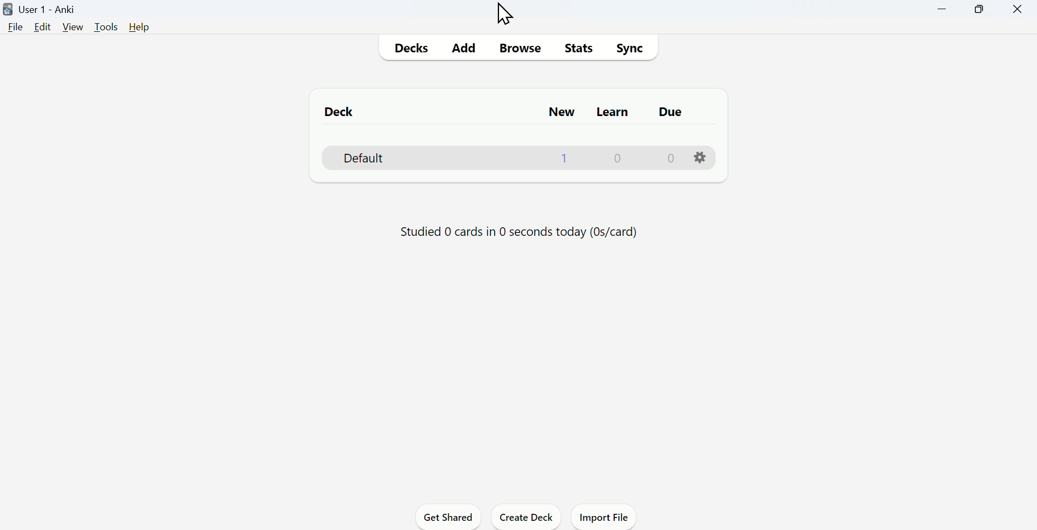 Image resolution: width=1037 pixels, height=530 pixels. What do you see at coordinates (71, 28) in the screenshot?
I see `View` at bounding box center [71, 28].